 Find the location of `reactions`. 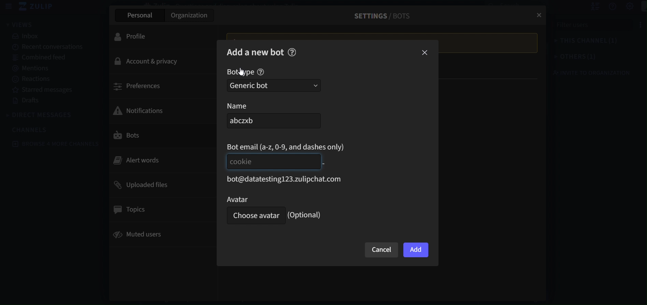

reactions is located at coordinates (52, 79).